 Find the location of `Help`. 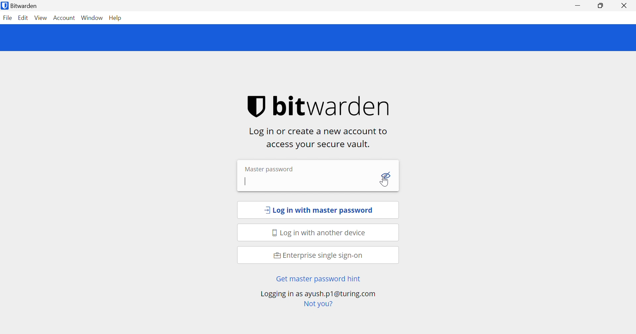

Help is located at coordinates (116, 18).